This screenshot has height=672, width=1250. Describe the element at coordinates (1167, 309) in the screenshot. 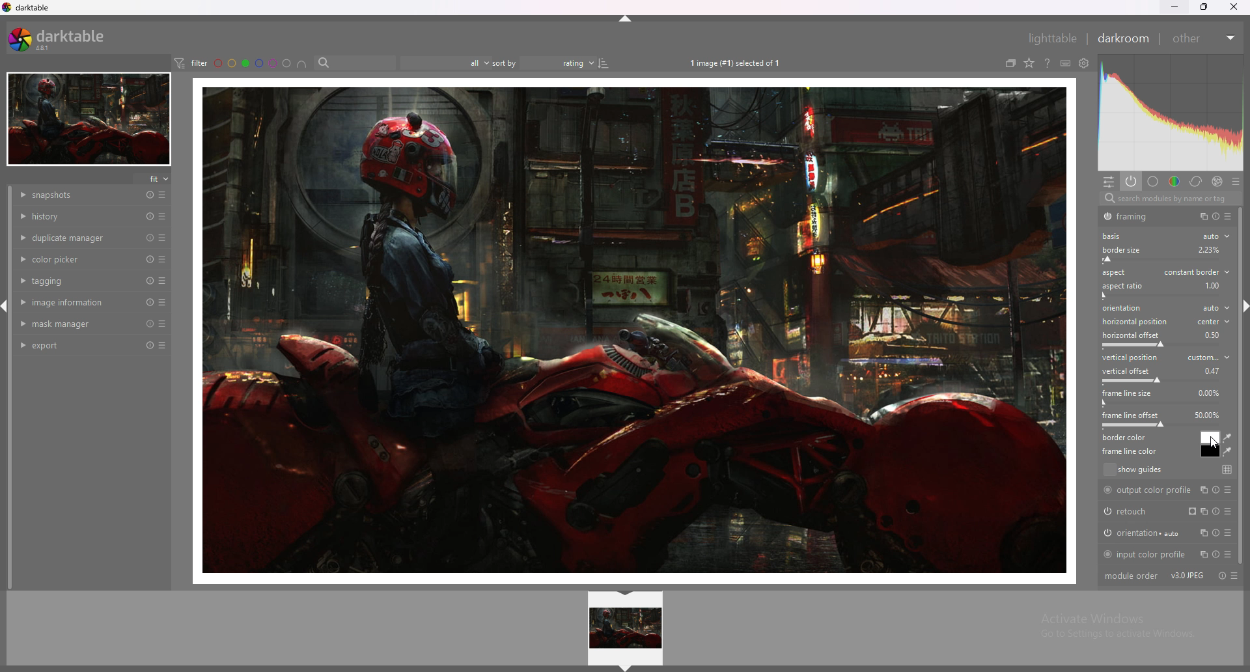

I see `orientation` at that location.